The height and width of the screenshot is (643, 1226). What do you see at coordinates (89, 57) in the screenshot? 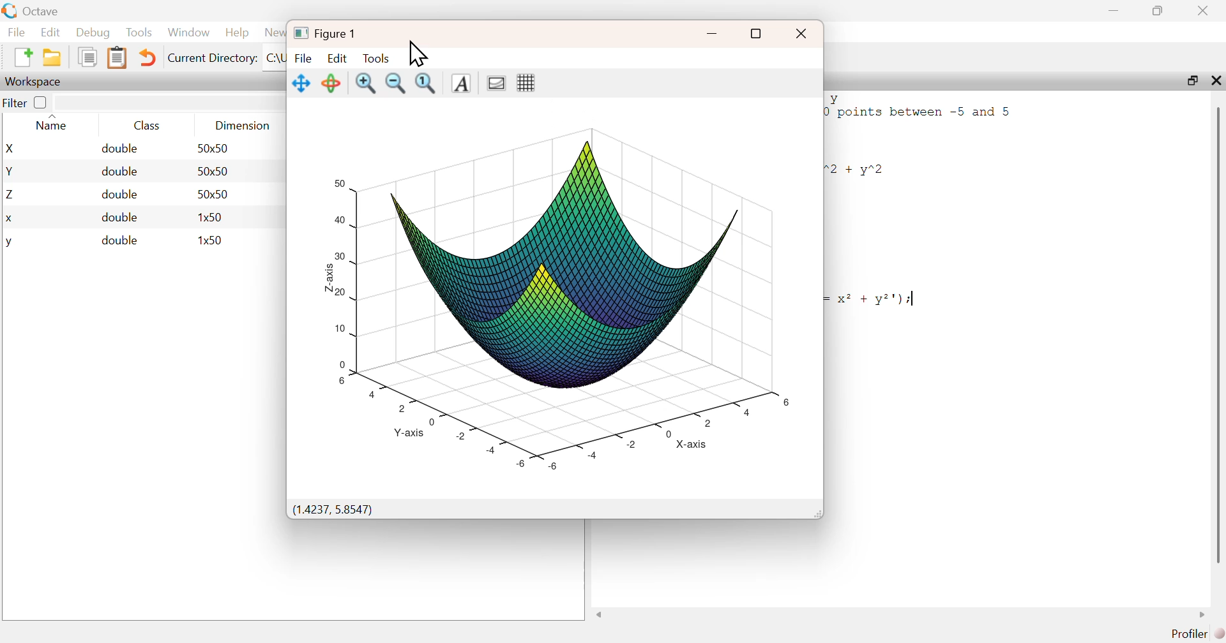
I see `Duplicate` at bounding box center [89, 57].